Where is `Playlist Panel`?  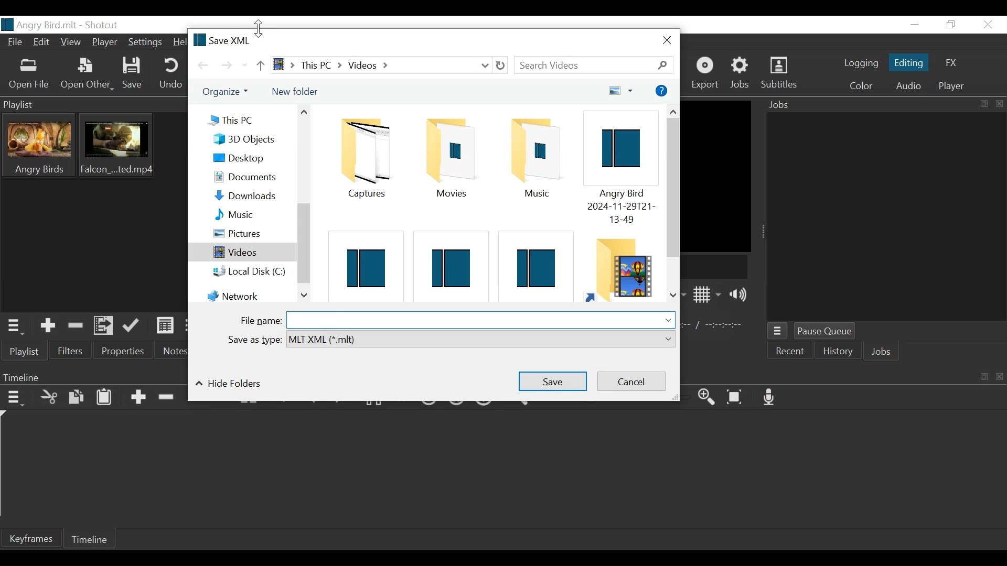 Playlist Panel is located at coordinates (91, 103).